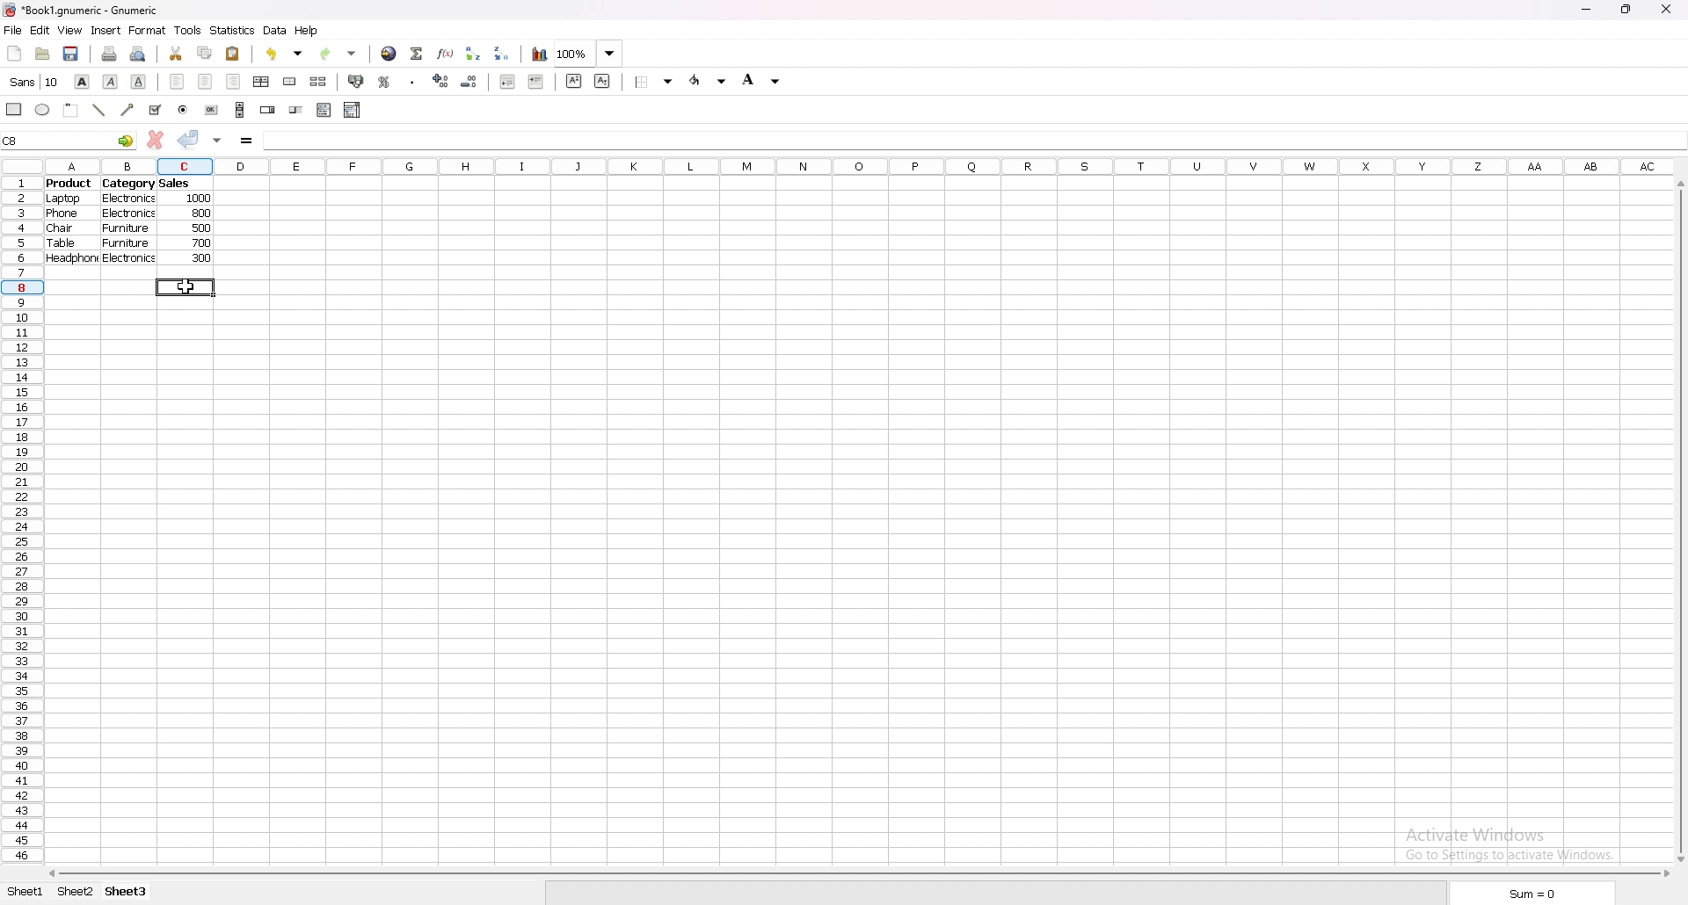 Image resolution: width=1688 pixels, height=905 pixels. I want to click on subscript, so click(602, 82).